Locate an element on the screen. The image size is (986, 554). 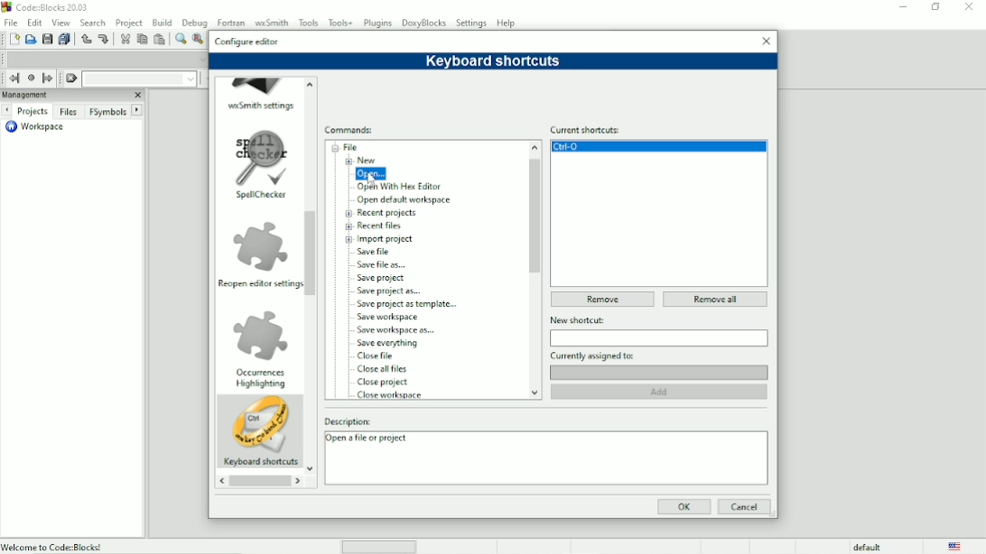
Open is located at coordinates (374, 175).